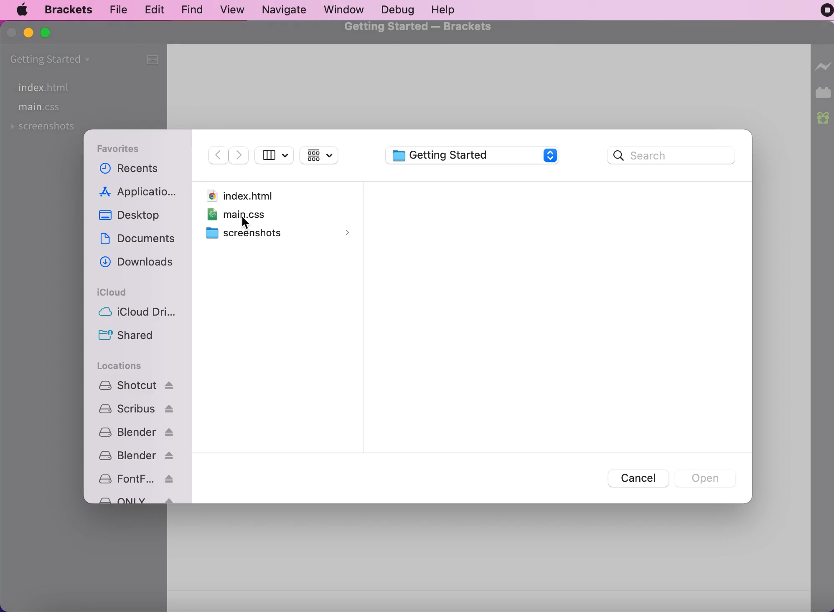 The image size is (834, 612). I want to click on slit the editor vertically or horizontally, so click(155, 63).